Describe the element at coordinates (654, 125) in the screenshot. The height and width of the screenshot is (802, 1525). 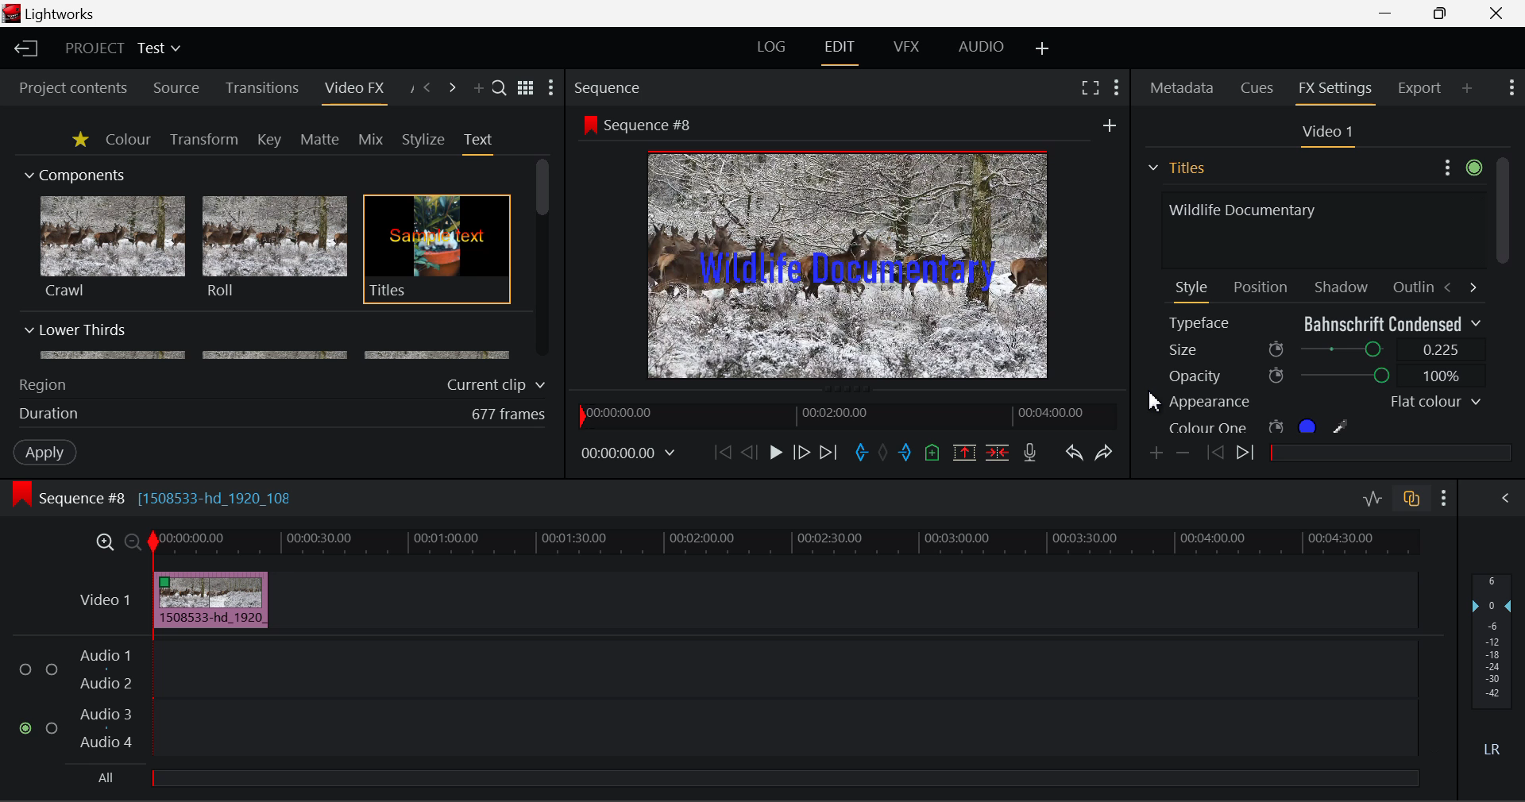
I see `Sequence #8` at that location.